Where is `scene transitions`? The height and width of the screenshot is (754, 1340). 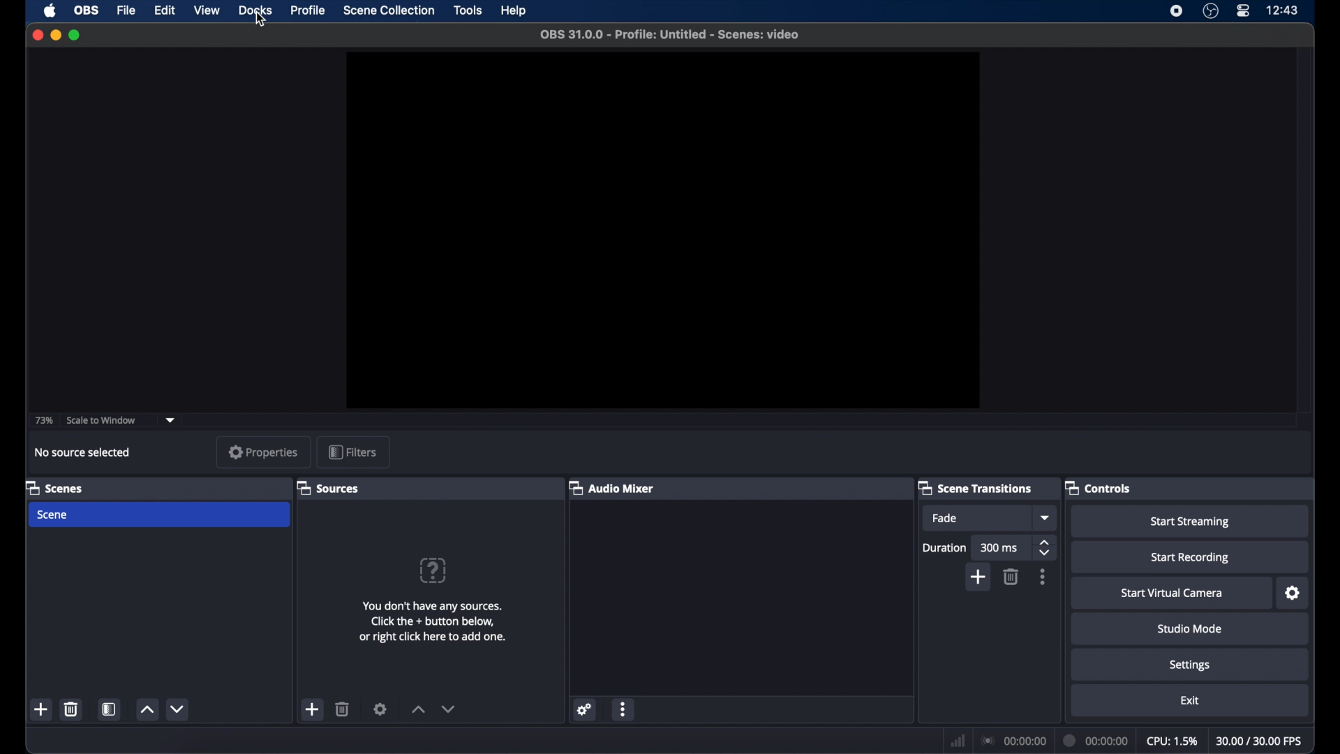
scene transitions is located at coordinates (976, 489).